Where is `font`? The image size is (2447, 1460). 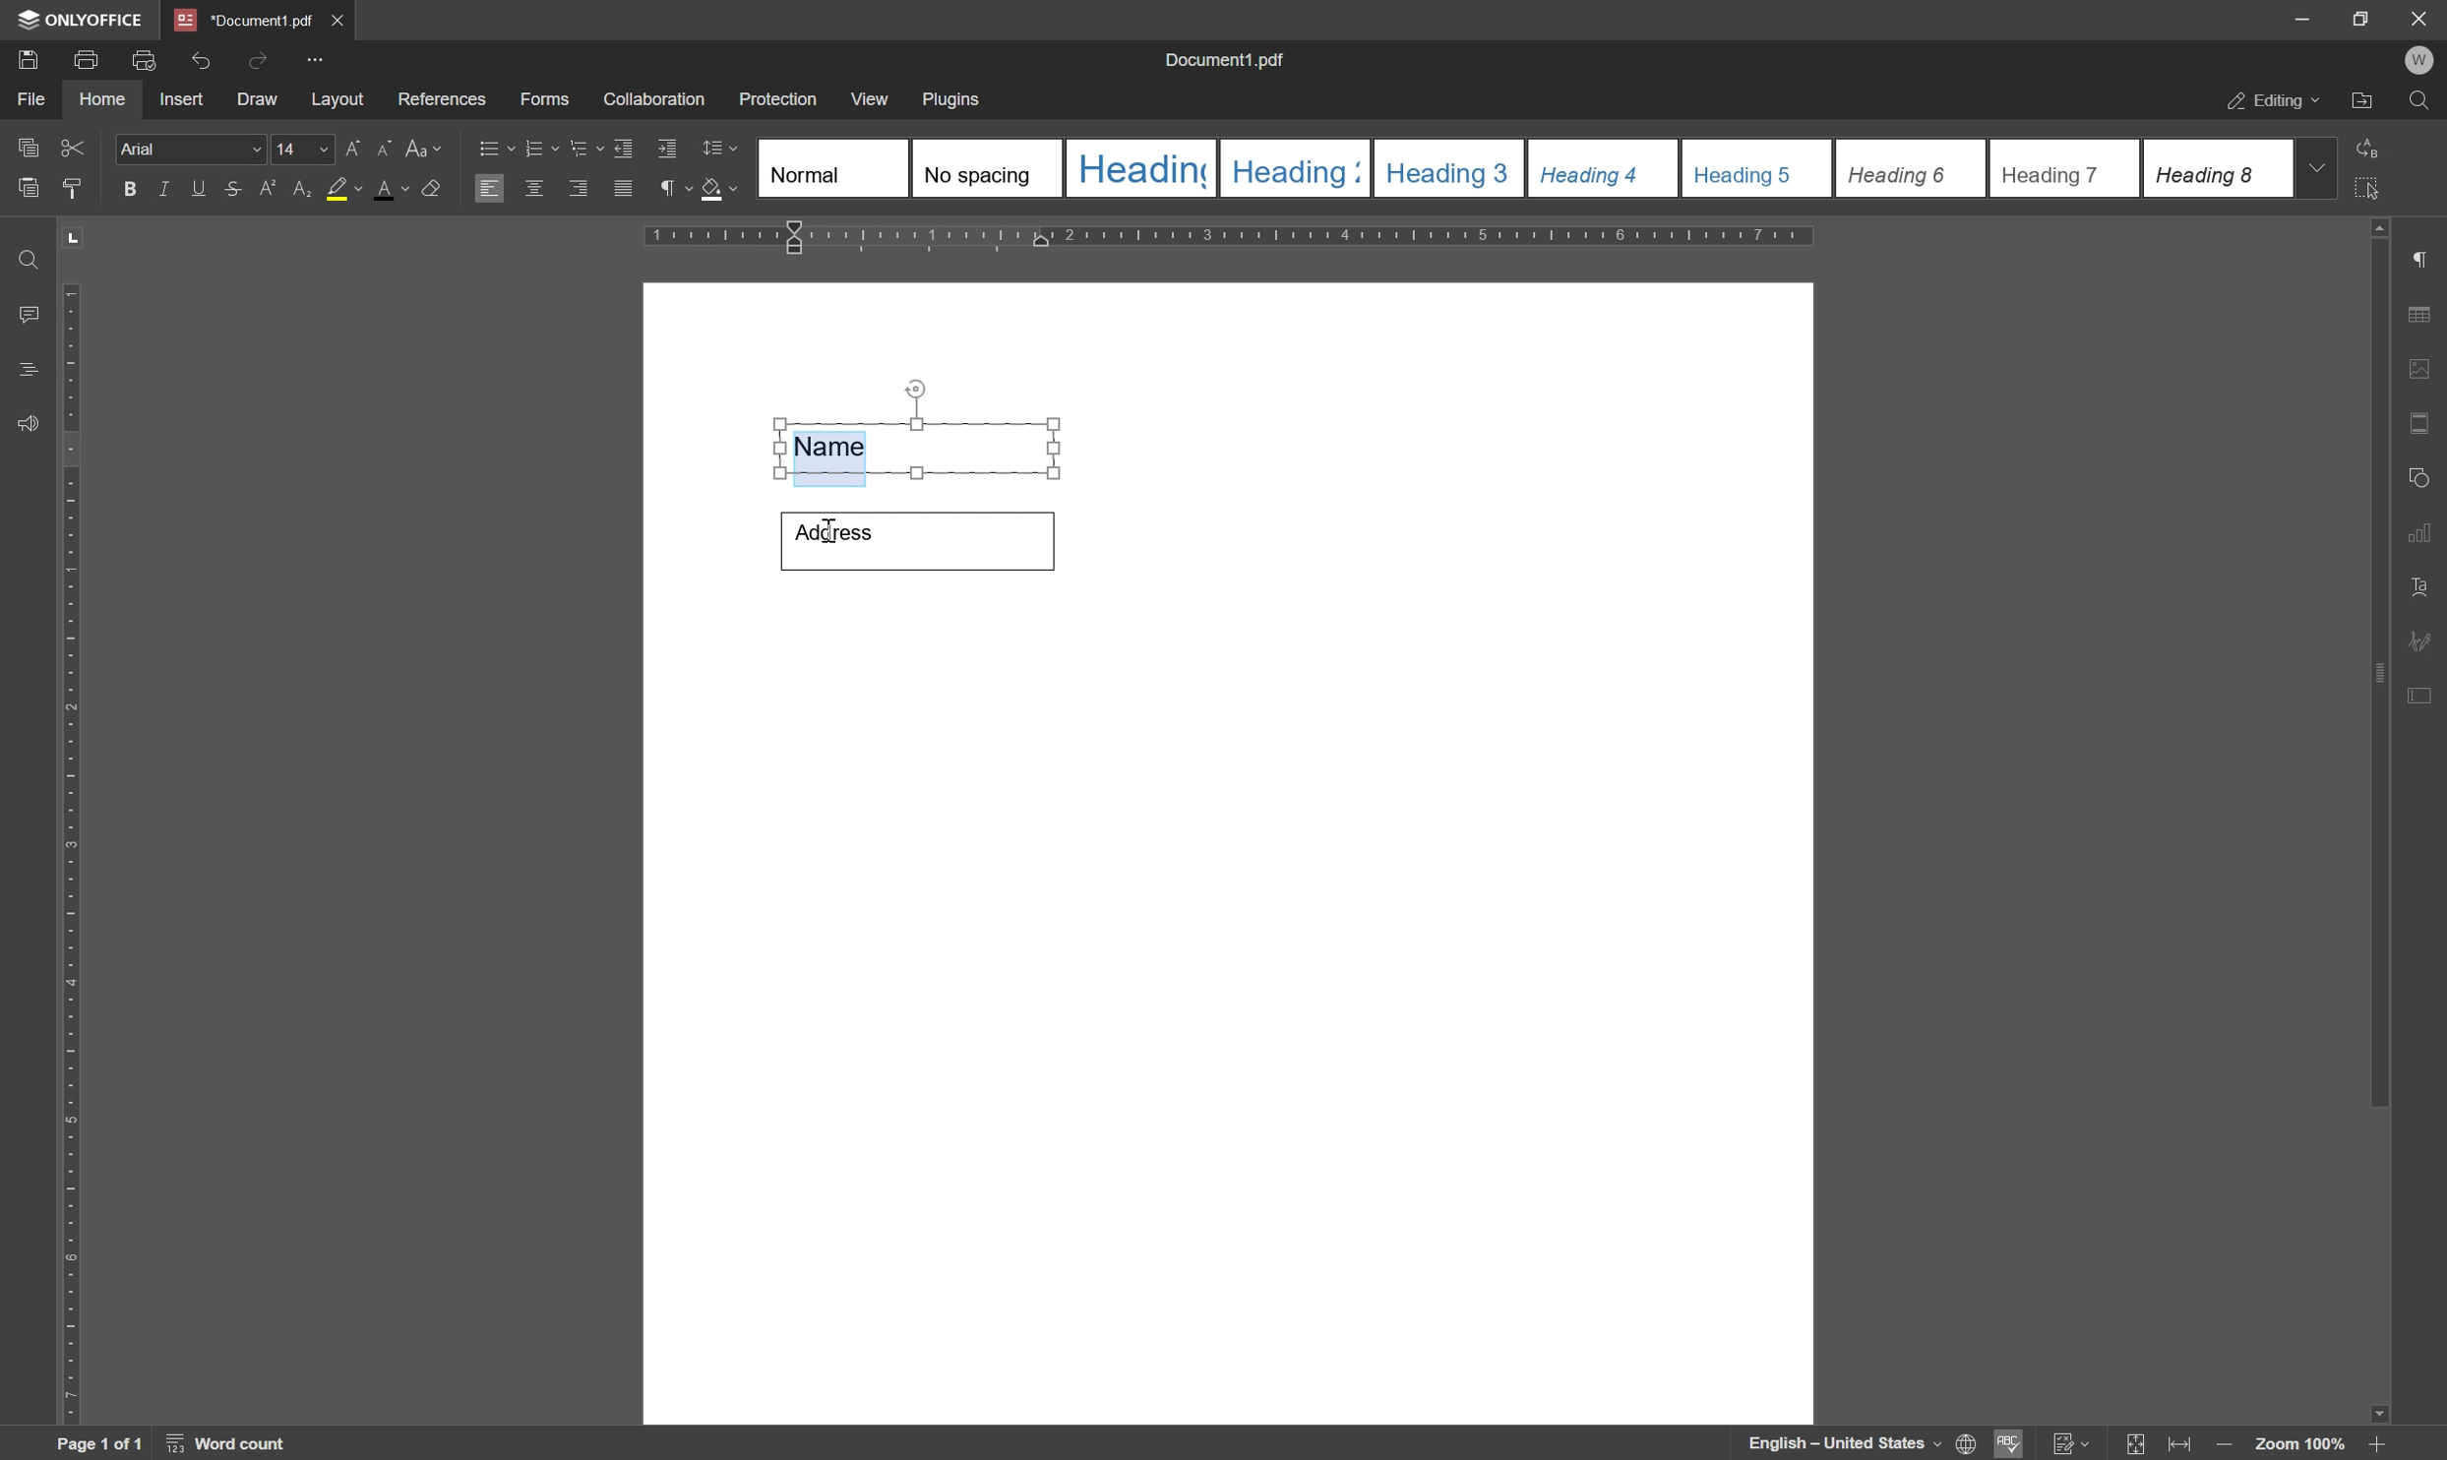 font is located at coordinates (191, 150).